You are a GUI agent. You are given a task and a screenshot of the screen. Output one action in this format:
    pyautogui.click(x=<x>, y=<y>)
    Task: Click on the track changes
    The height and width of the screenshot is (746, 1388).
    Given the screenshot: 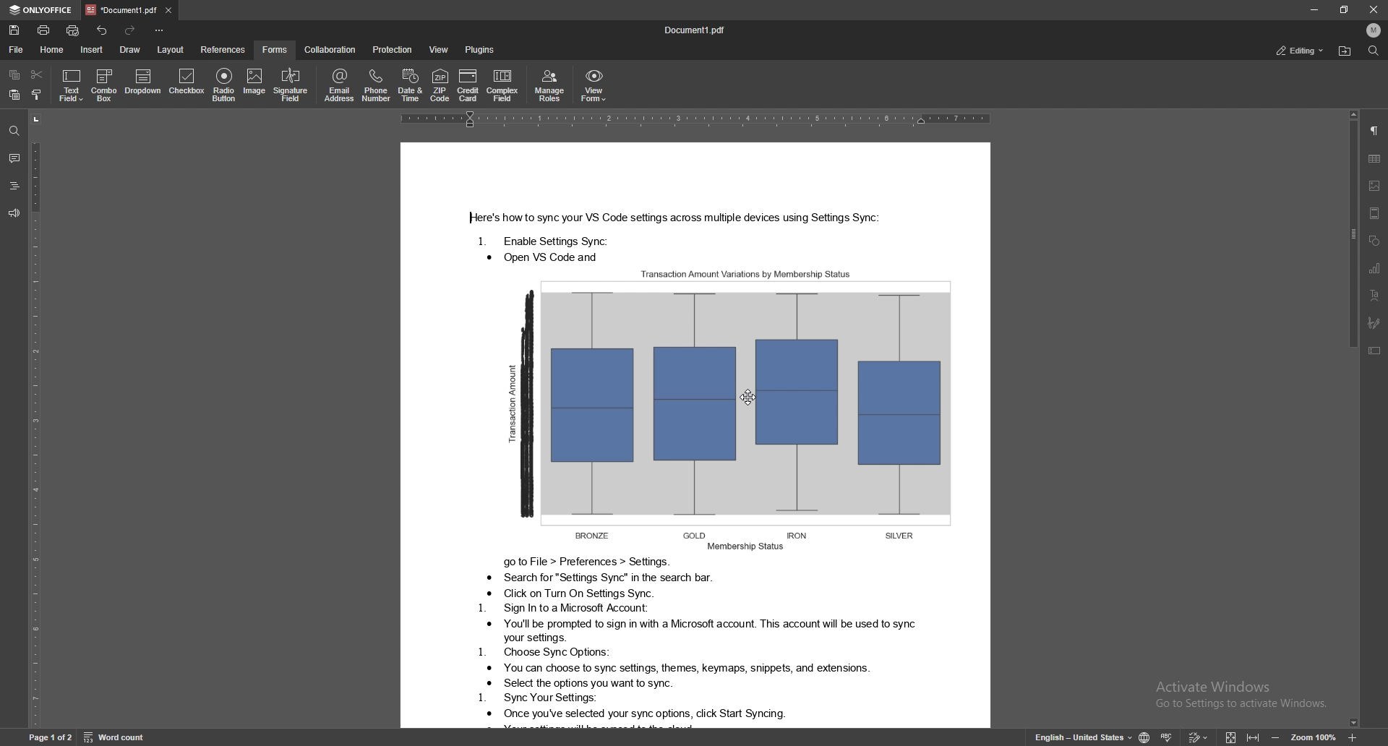 What is the action you would take?
    pyautogui.click(x=1197, y=737)
    